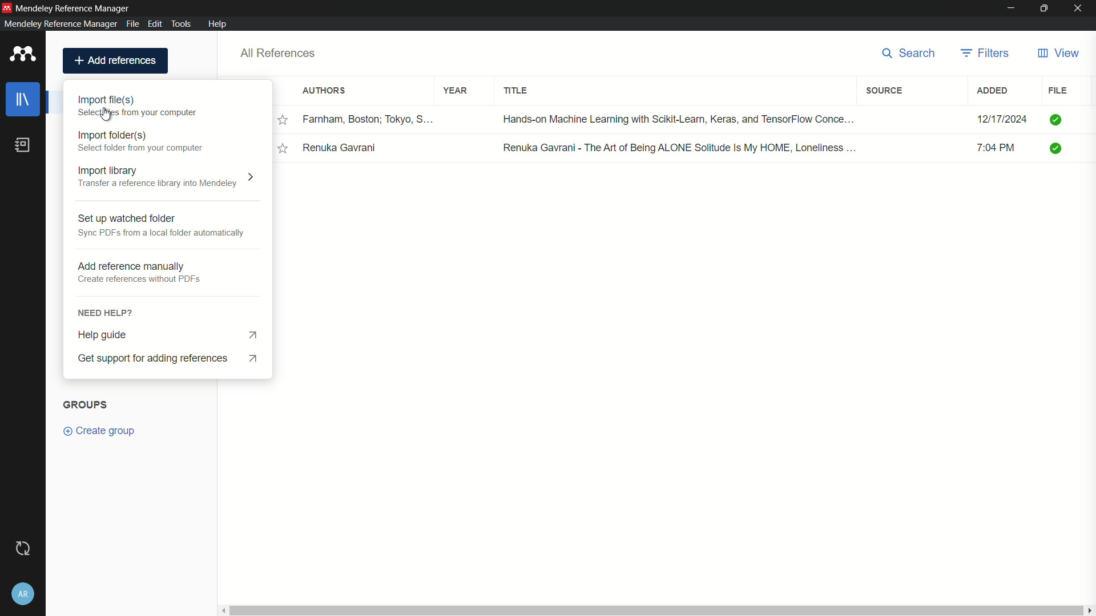 The width and height of the screenshot is (1096, 616). Describe the element at coordinates (986, 54) in the screenshot. I see `filters` at that location.